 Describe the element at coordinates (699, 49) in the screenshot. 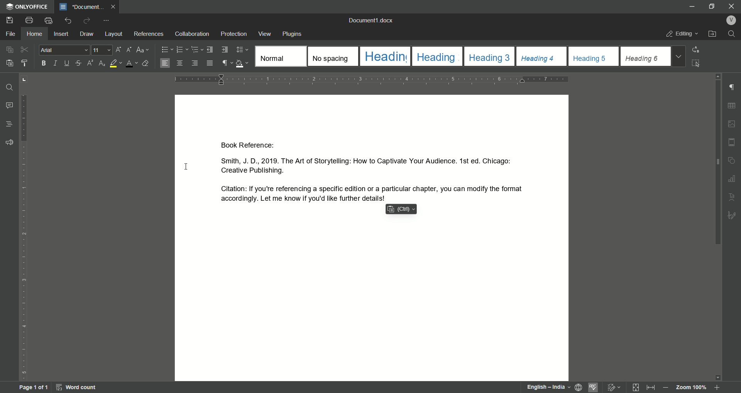

I see `replace` at that location.